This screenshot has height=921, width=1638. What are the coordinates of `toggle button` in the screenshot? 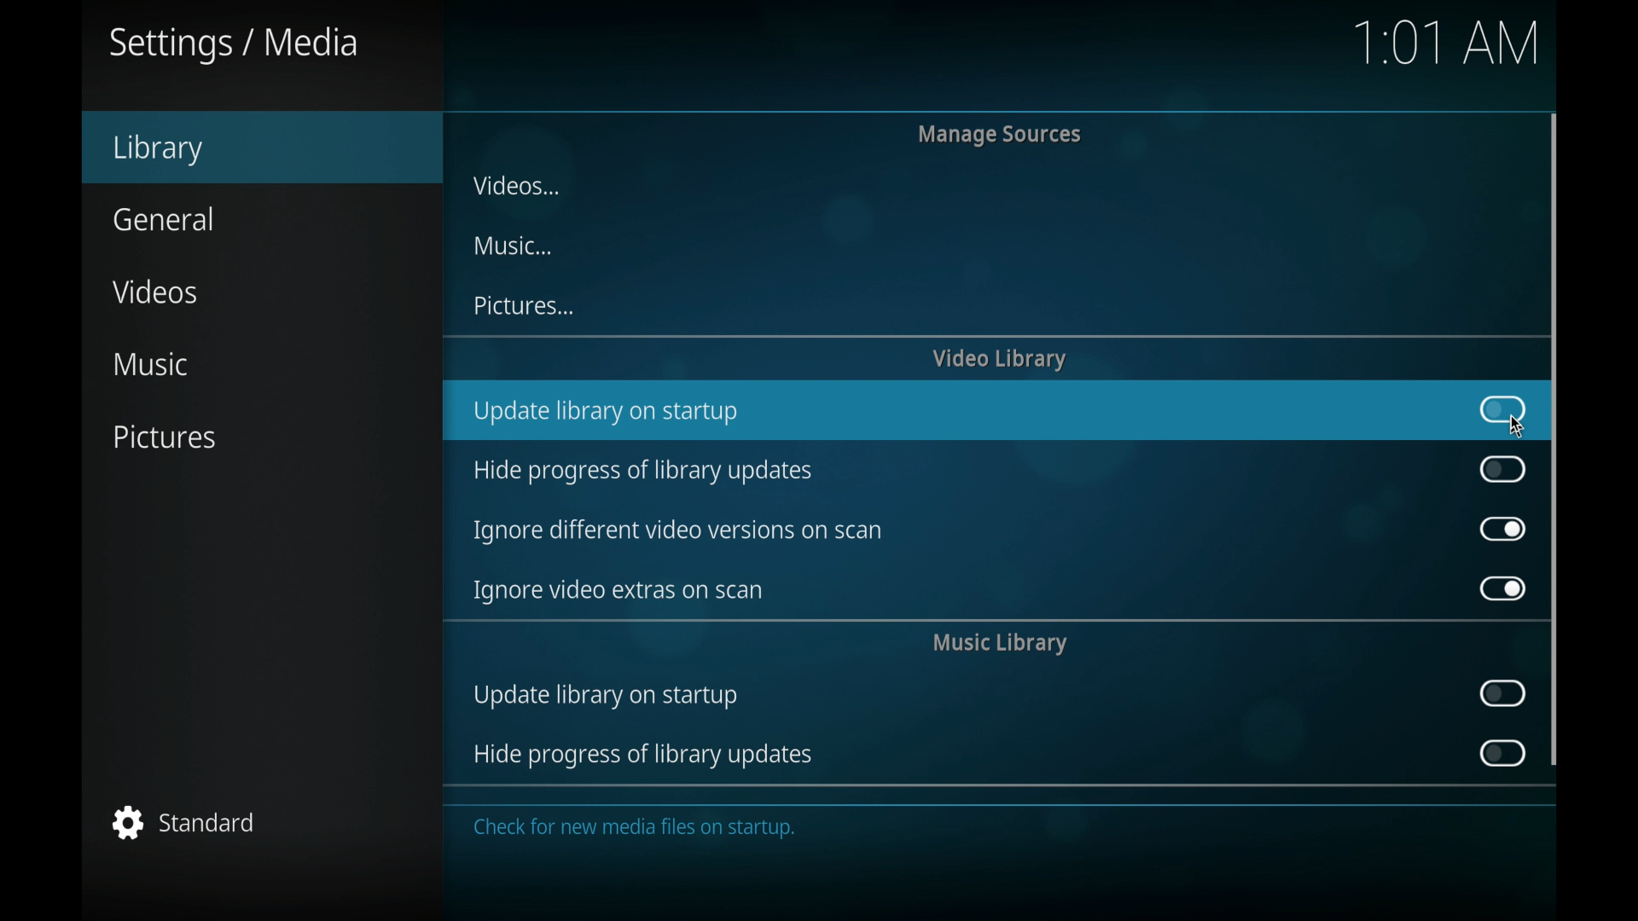 It's located at (1501, 409).